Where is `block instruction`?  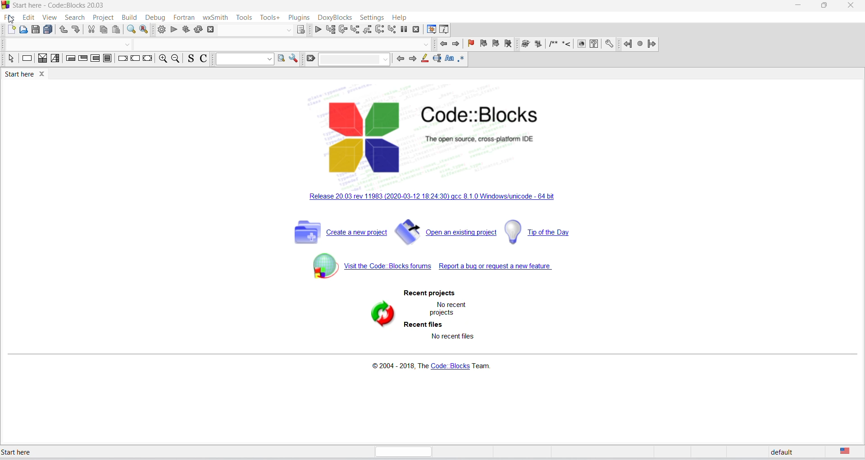 block instruction is located at coordinates (107, 60).